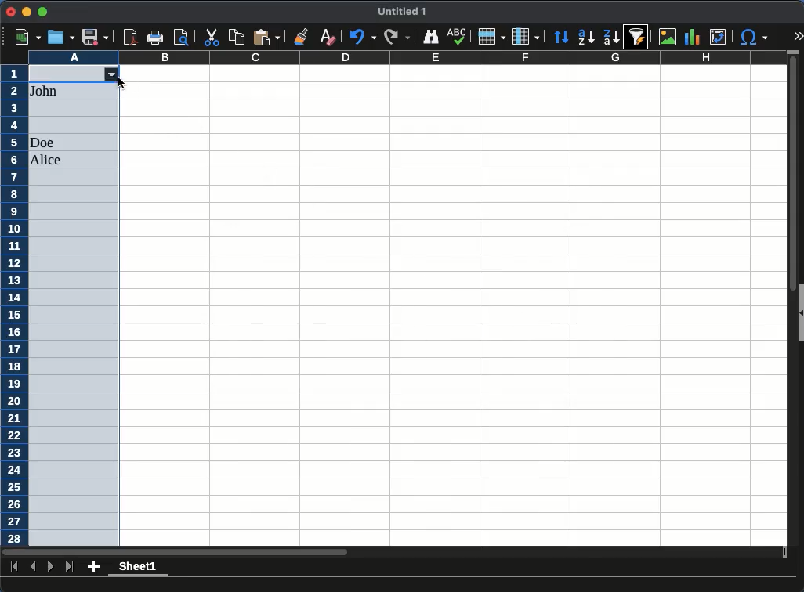 Image resolution: width=804 pixels, height=592 pixels. What do you see at coordinates (94, 566) in the screenshot?
I see `add` at bounding box center [94, 566].